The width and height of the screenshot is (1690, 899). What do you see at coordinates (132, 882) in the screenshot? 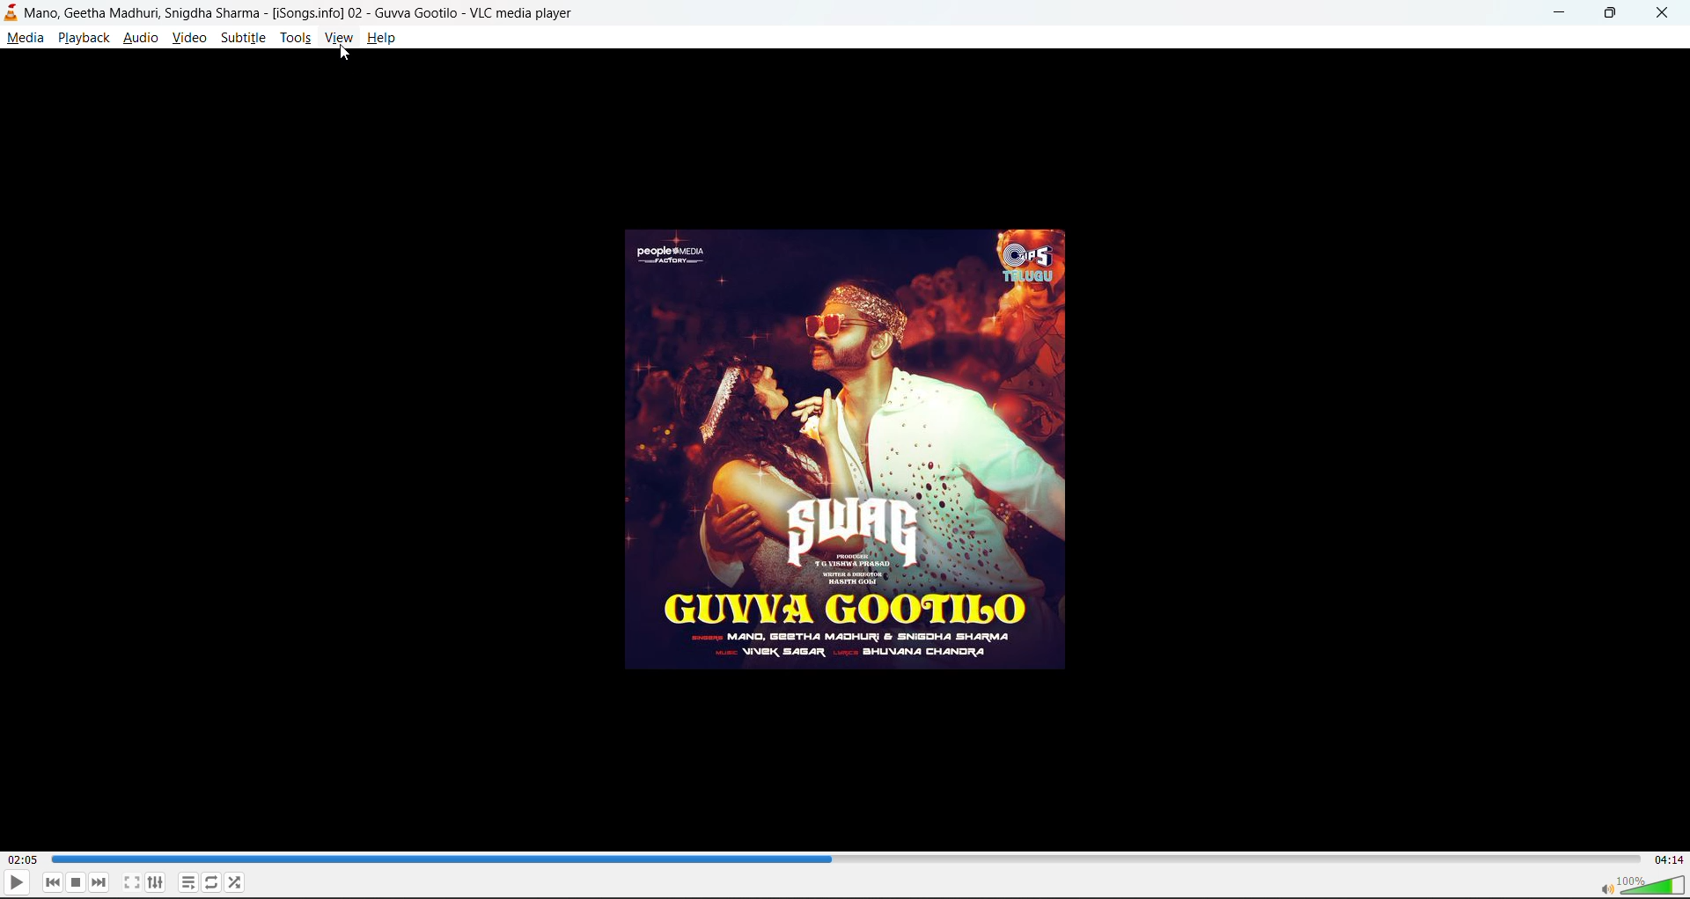
I see `toggle fullscreen` at bounding box center [132, 882].